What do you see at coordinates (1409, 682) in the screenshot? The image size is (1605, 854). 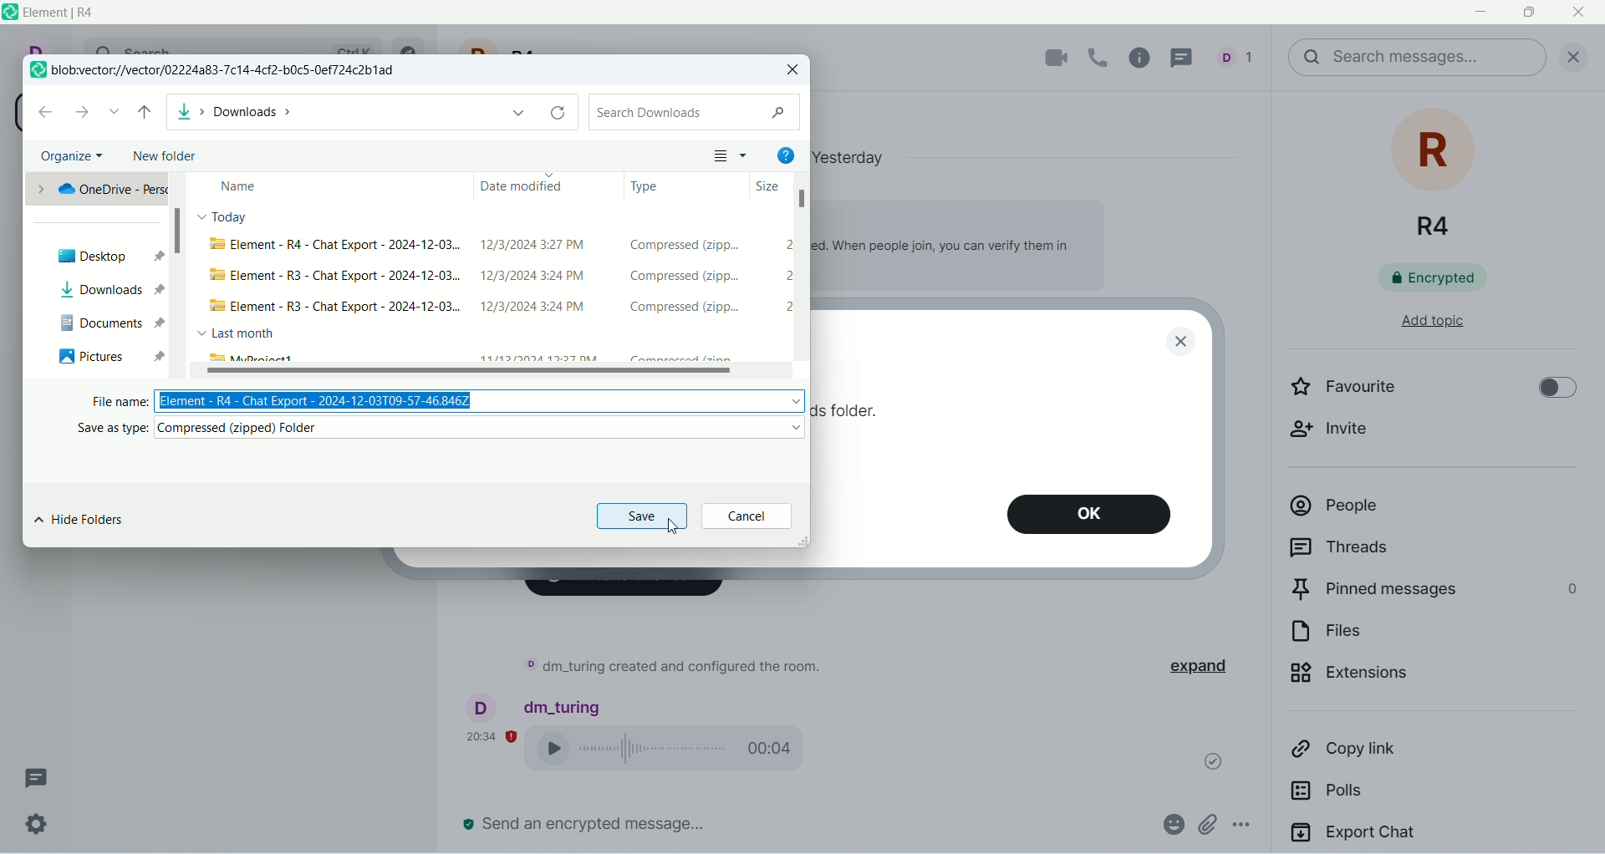 I see `extensions` at bounding box center [1409, 682].